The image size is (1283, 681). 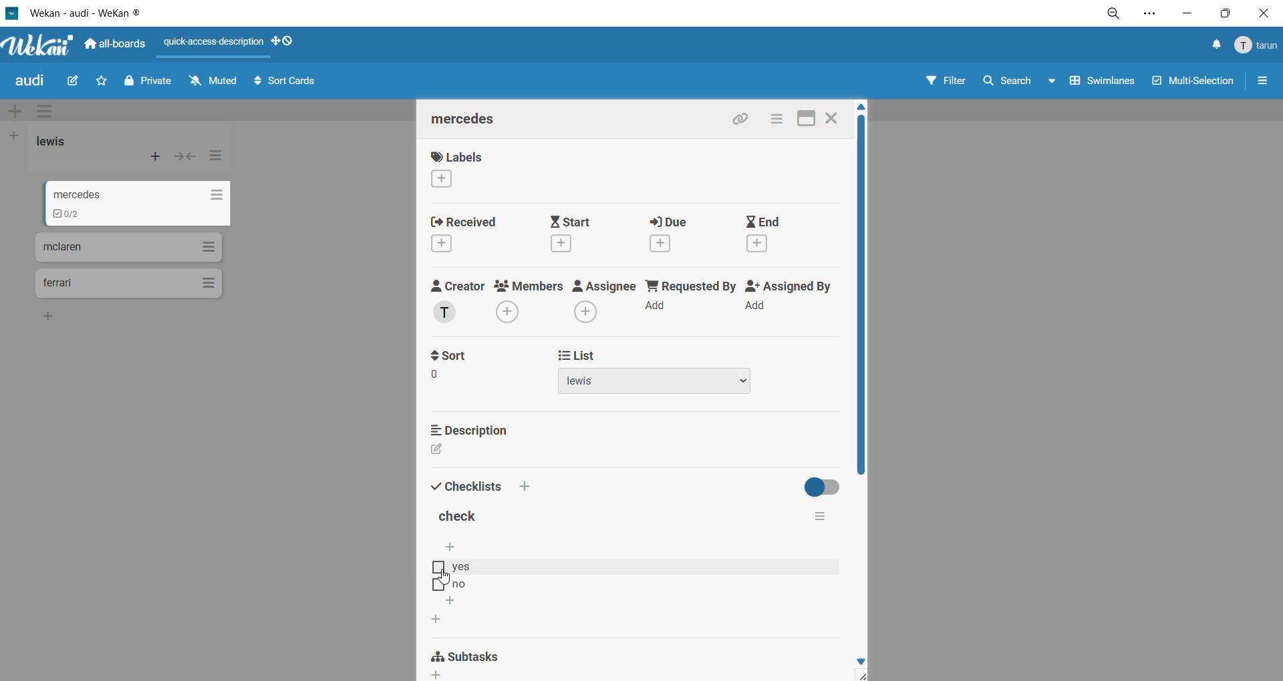 What do you see at coordinates (75, 13) in the screenshot?
I see `app title` at bounding box center [75, 13].